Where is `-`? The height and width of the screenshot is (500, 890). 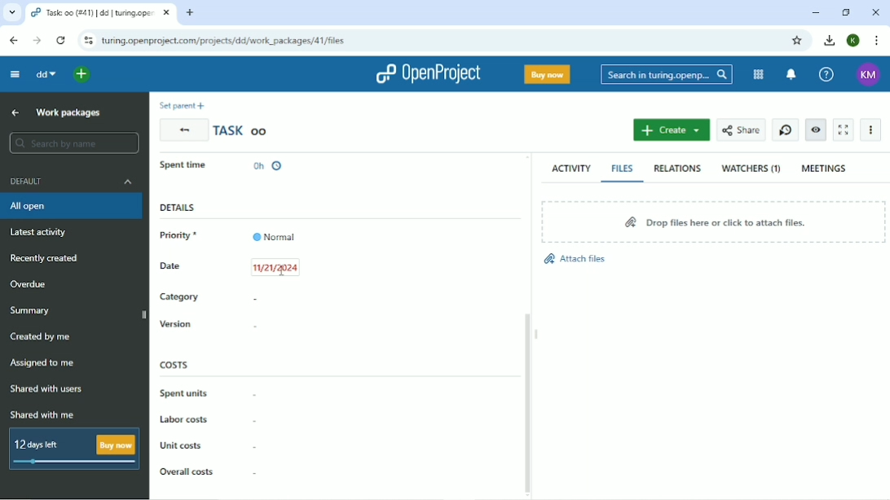 - is located at coordinates (254, 445).